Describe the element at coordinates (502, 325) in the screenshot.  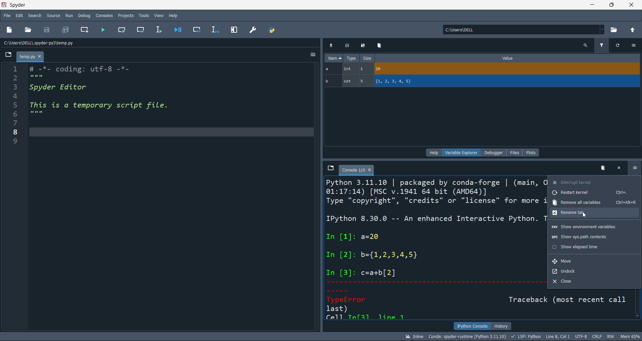
I see `history` at that location.